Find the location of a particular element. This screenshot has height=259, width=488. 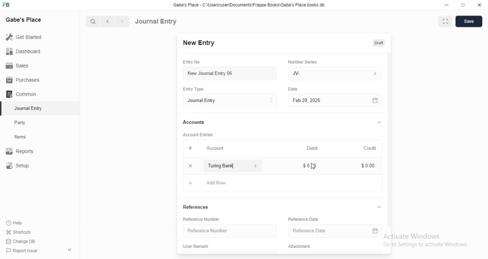

Credit is located at coordinates (370, 148).